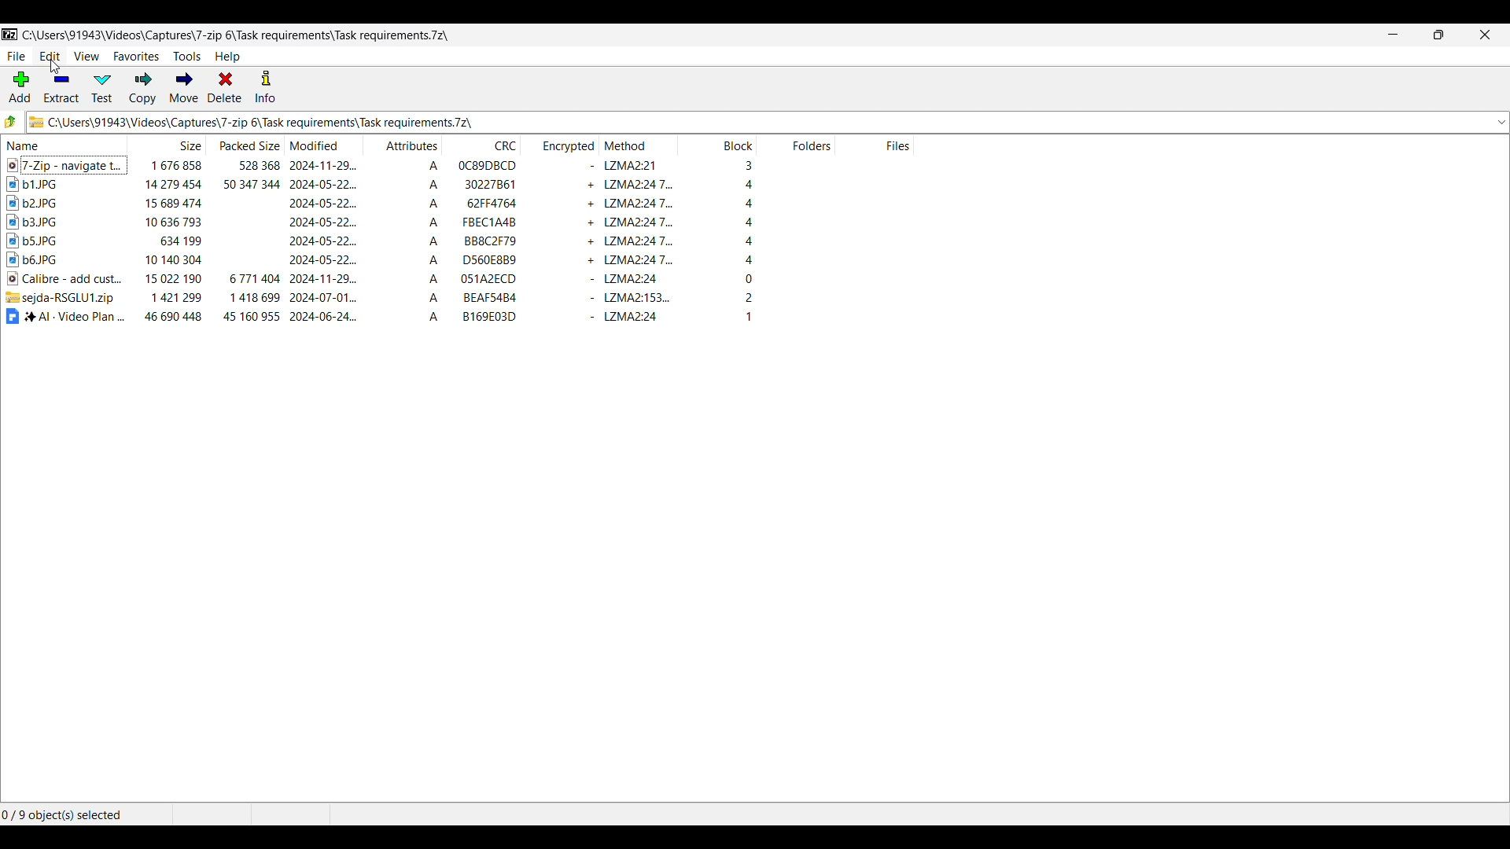  Describe the element at coordinates (875, 144) in the screenshot. I see `Files column` at that location.